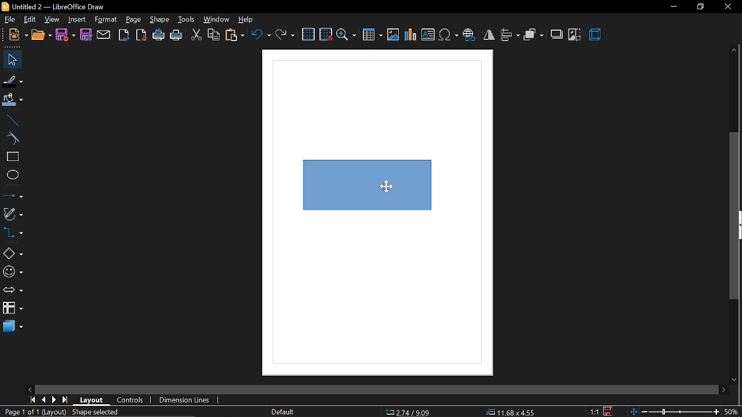 The height and width of the screenshot is (417, 742). What do you see at coordinates (11, 60) in the screenshot?
I see `select` at bounding box center [11, 60].